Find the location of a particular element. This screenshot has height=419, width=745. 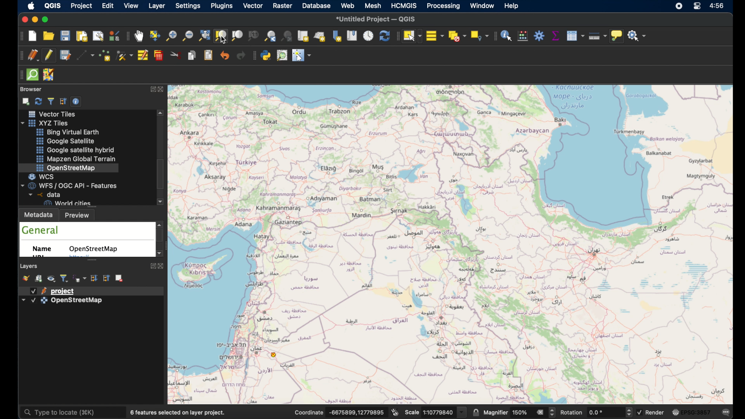

zoom to layer is located at coordinates (237, 36).